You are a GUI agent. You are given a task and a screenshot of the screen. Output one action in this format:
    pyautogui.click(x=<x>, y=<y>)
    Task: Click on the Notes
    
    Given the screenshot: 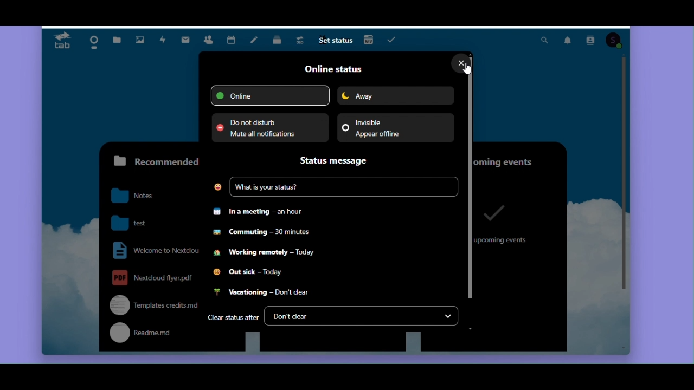 What is the action you would take?
    pyautogui.click(x=255, y=42)
    